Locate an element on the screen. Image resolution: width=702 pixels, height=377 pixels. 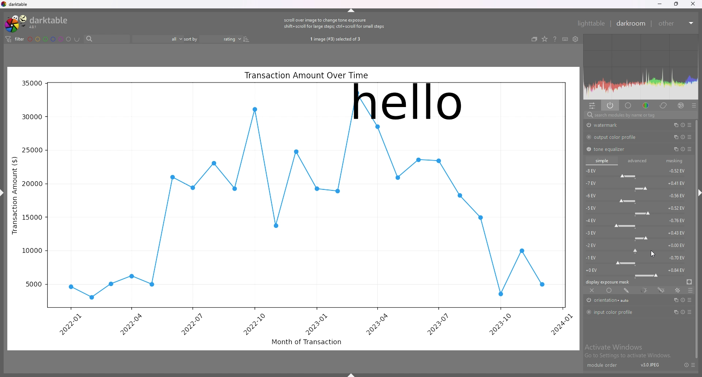
module order is located at coordinates (604, 365).